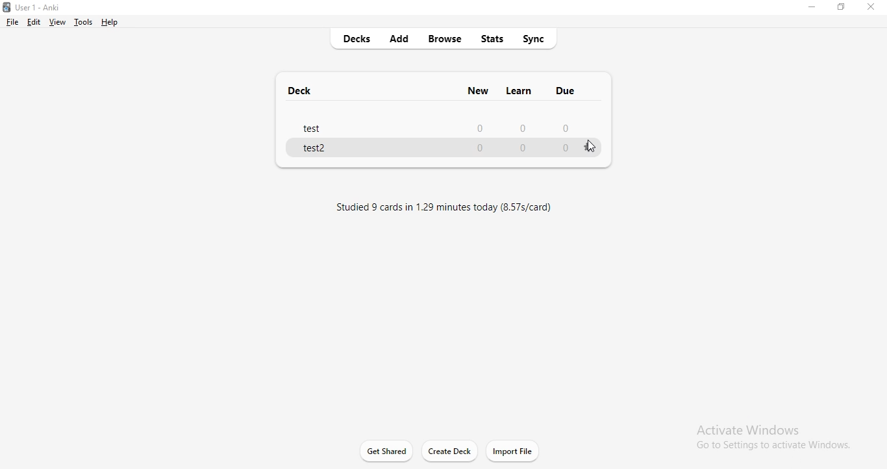  I want to click on 0, so click(525, 149).